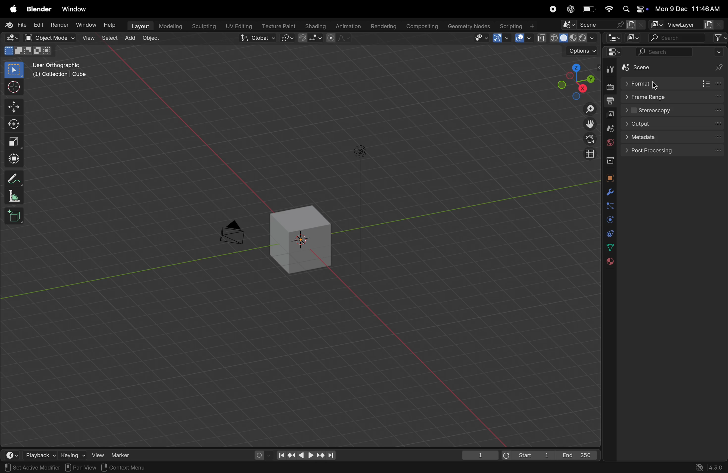 Image resolution: width=728 pixels, height=473 pixels. Describe the element at coordinates (39, 24) in the screenshot. I see `Edit` at that location.